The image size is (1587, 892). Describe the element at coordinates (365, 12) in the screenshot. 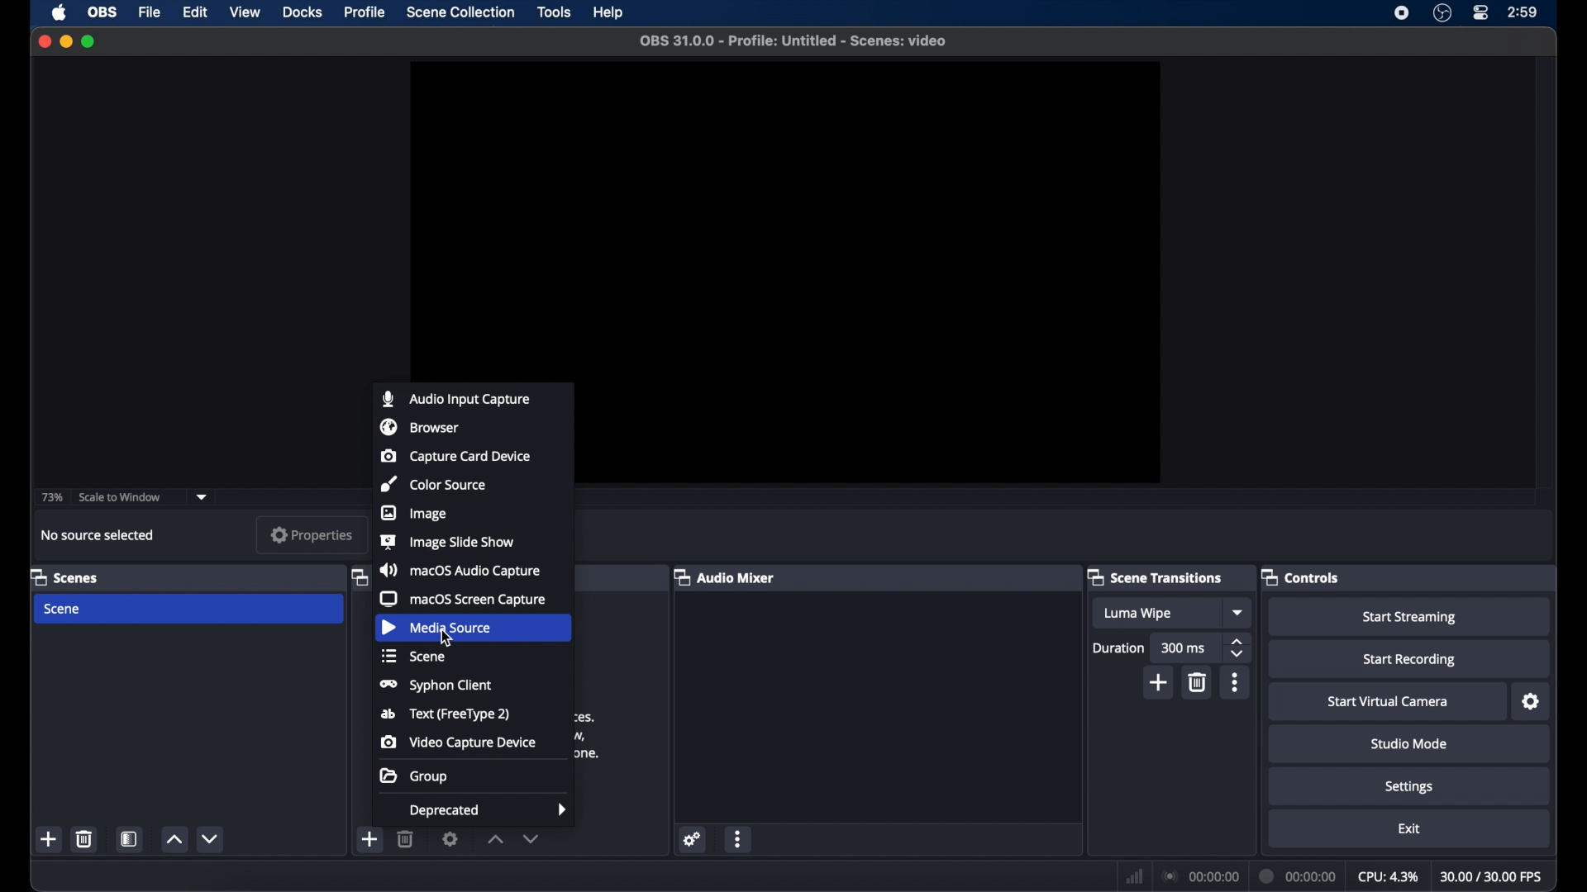

I see `profile` at that location.